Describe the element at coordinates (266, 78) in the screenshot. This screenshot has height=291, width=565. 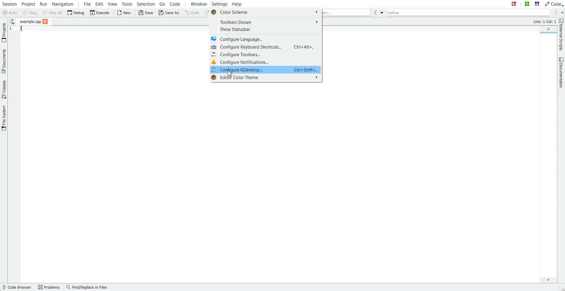
I see `Editor Color Theme` at that location.